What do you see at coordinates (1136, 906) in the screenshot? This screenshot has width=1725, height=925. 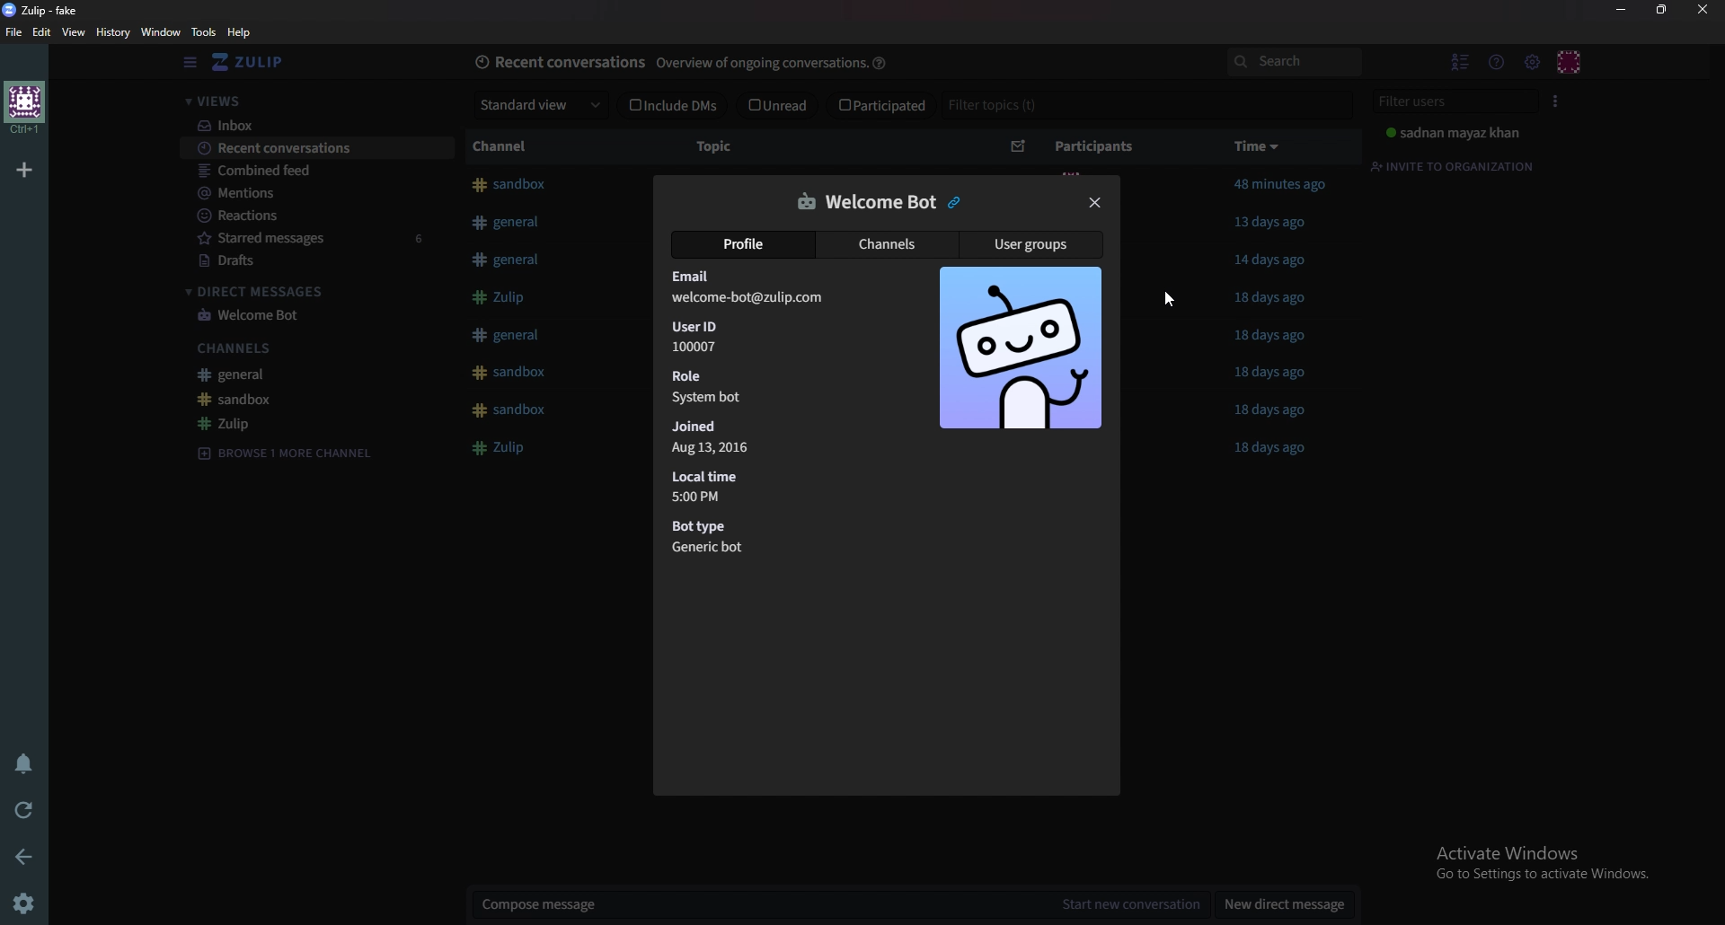 I see `Start new conversation` at bounding box center [1136, 906].